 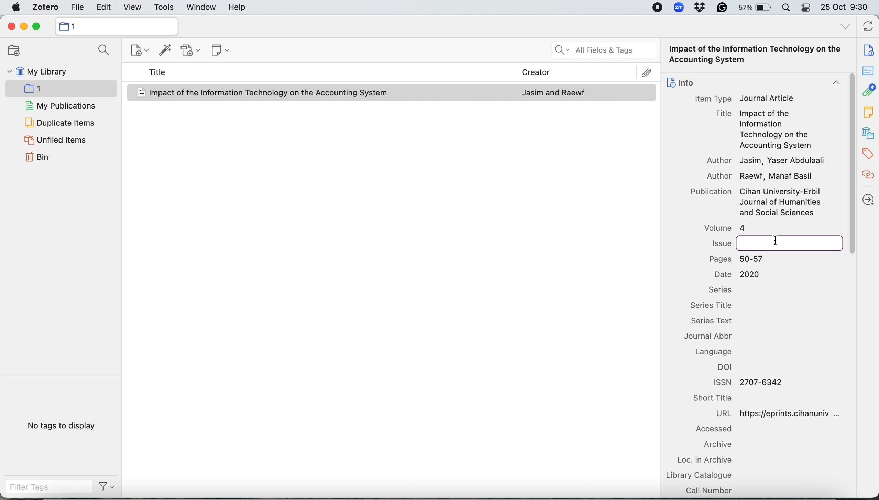 I want to click on list all tabs, so click(x=843, y=27).